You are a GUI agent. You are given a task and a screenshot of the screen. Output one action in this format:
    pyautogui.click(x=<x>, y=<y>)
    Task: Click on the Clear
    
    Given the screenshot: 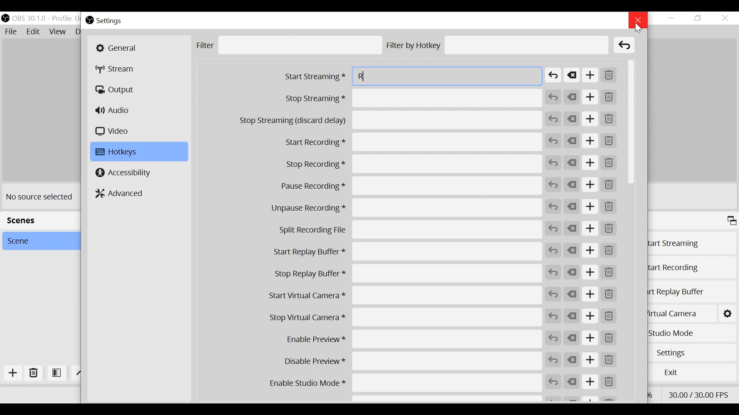 What is the action you would take?
    pyautogui.click(x=571, y=227)
    